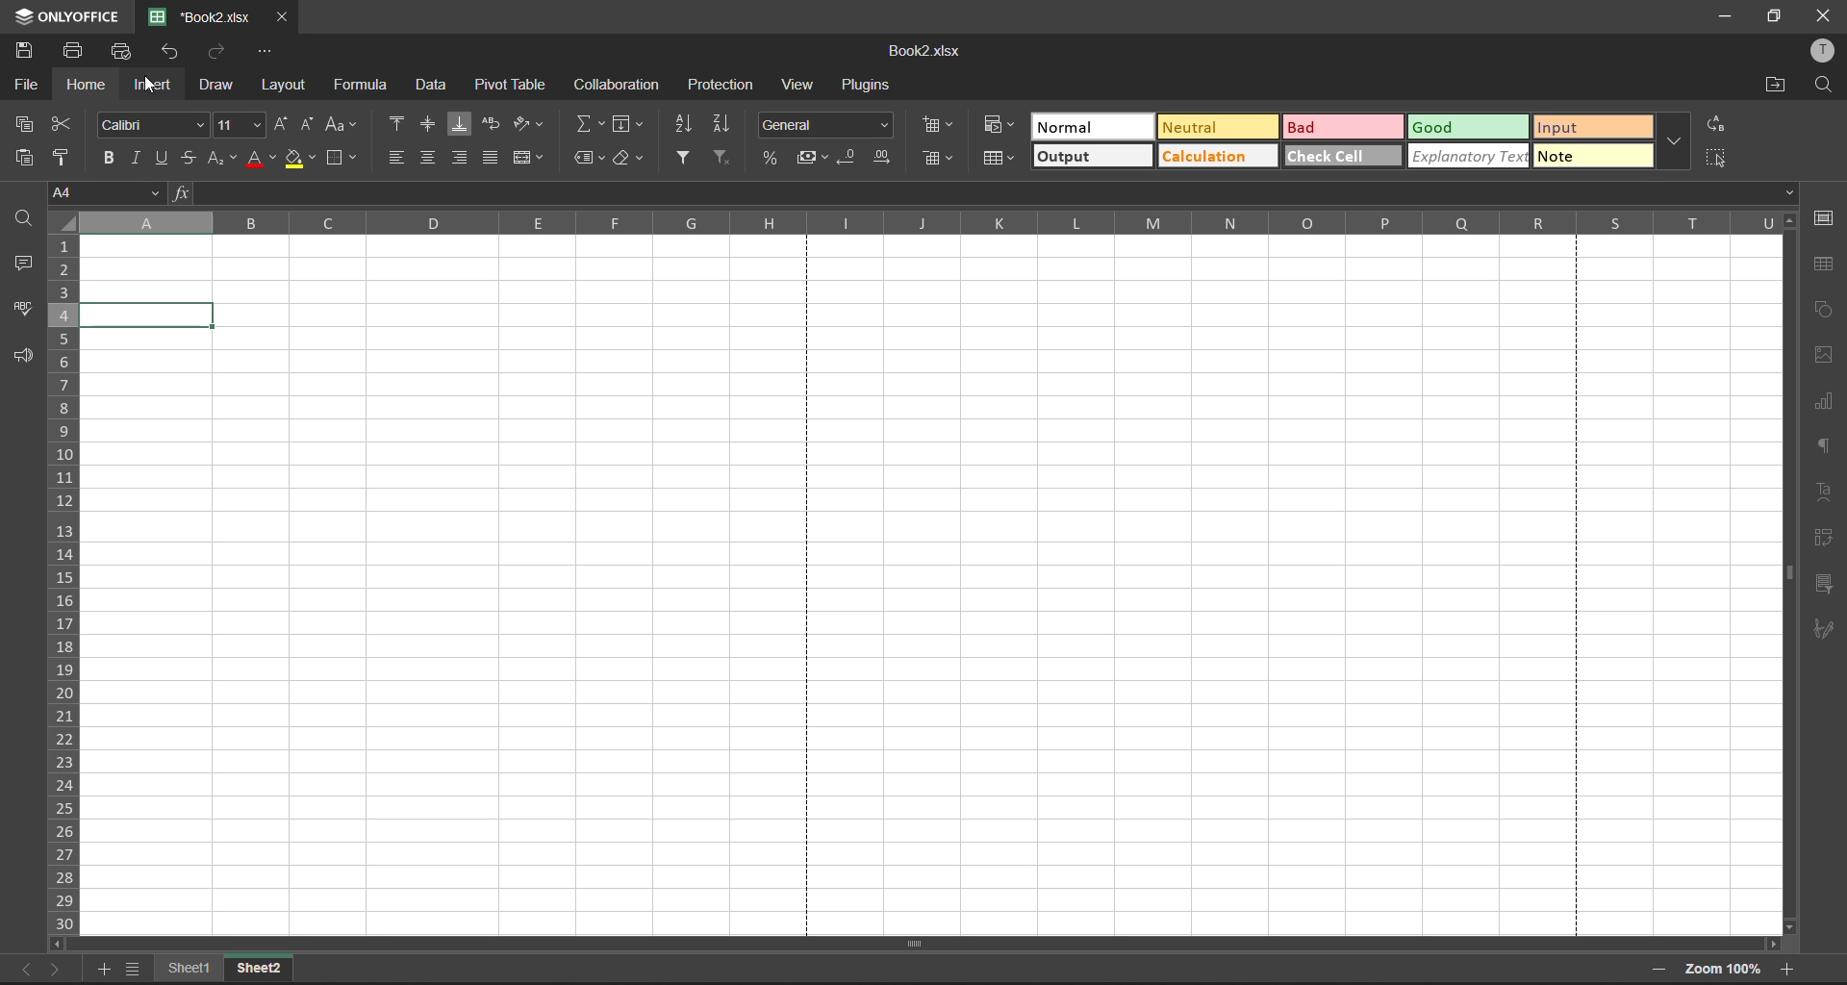  I want to click on row numbers, so click(64, 584).